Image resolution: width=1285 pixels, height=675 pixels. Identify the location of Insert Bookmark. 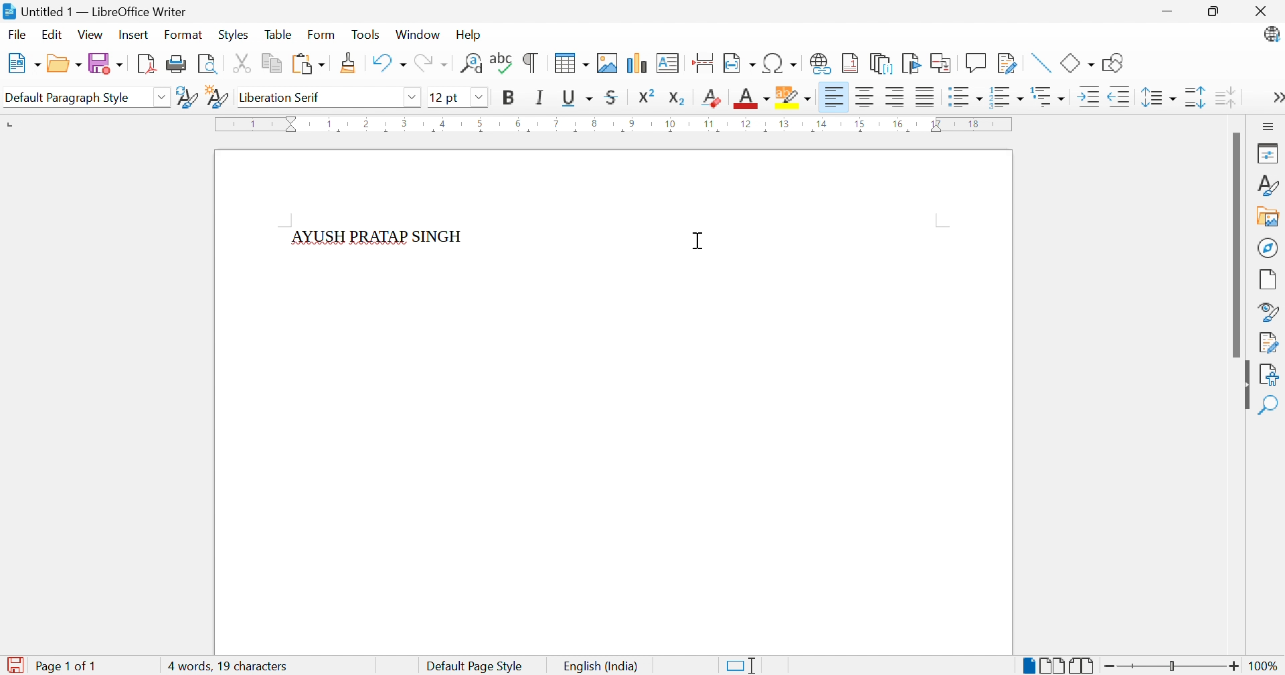
(910, 63).